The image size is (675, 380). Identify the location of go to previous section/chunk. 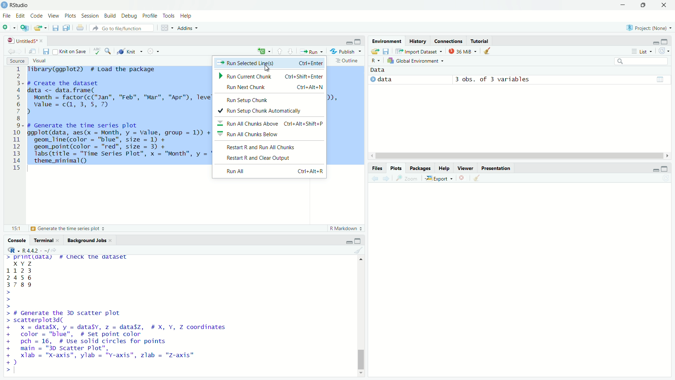
(278, 52).